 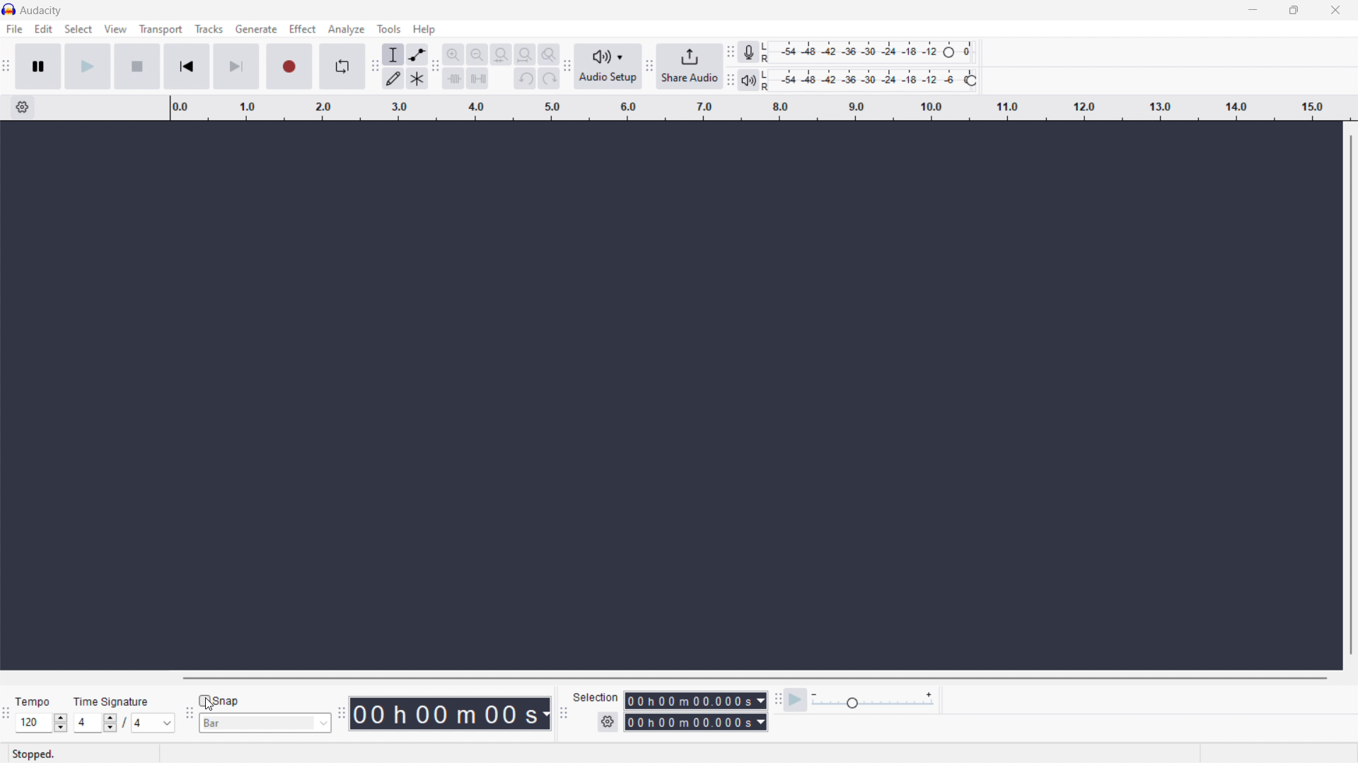 What do you see at coordinates (749, 80) in the screenshot?
I see `playback meter tool` at bounding box center [749, 80].